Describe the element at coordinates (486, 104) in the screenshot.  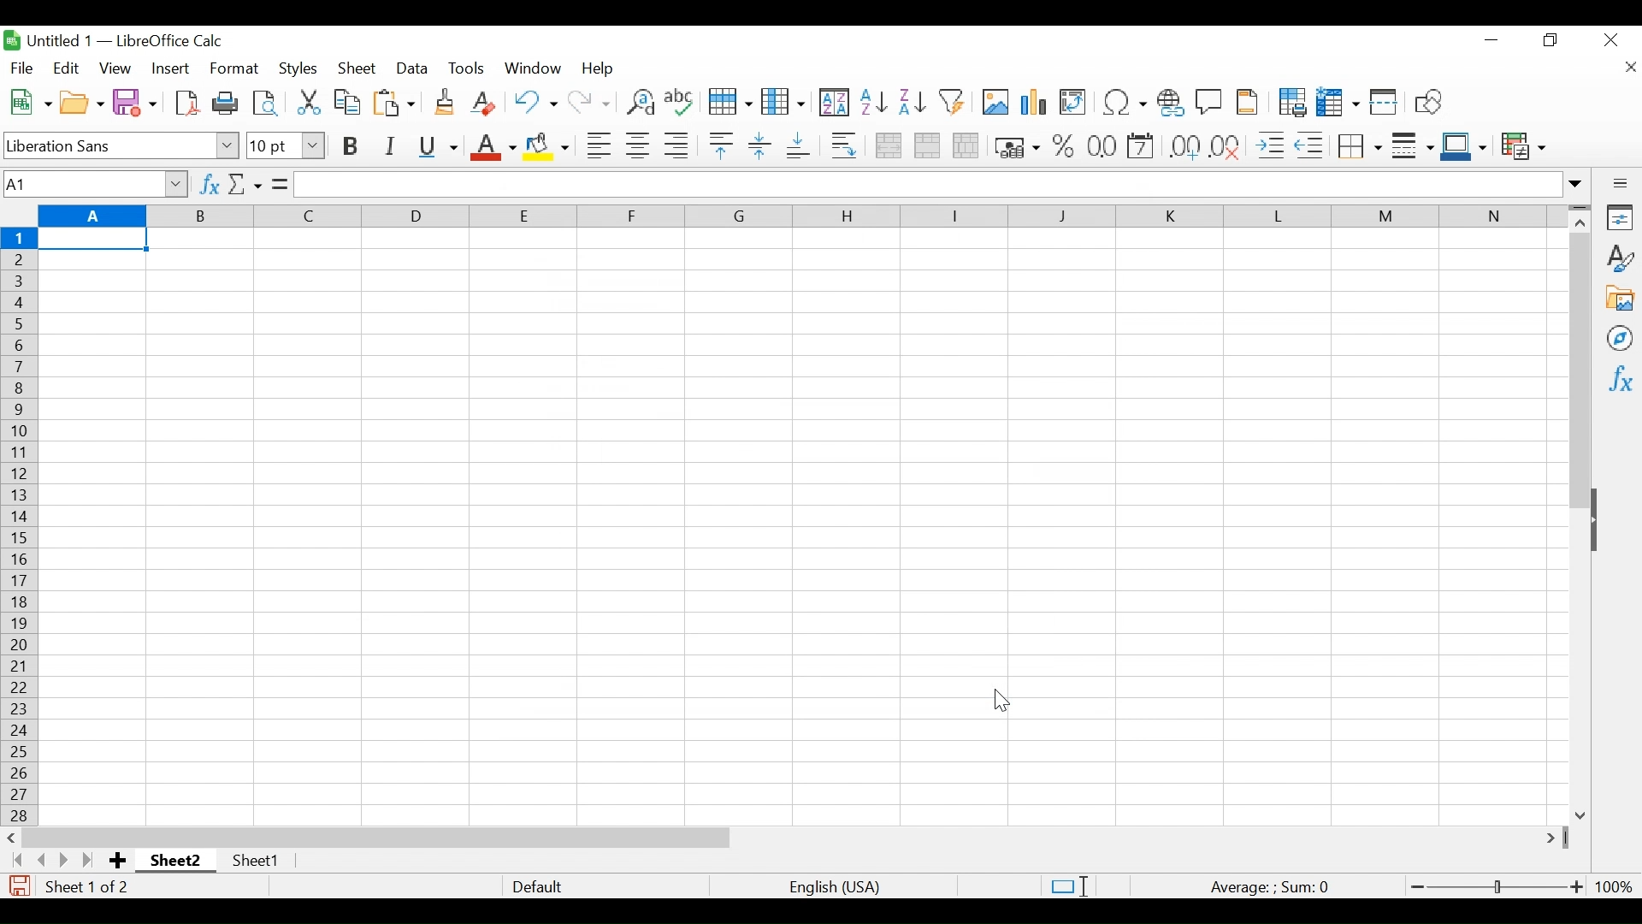
I see `Clear Direct Formatting` at that location.